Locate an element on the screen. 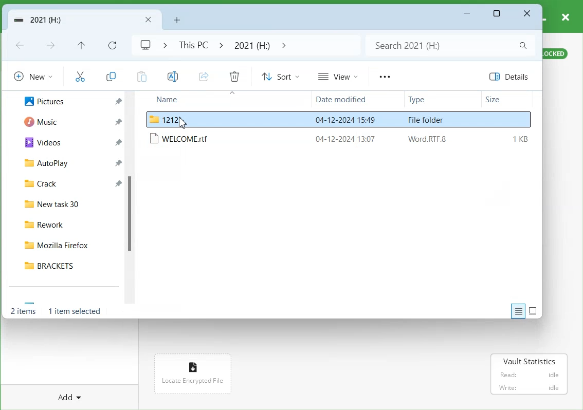 This screenshot has width=583, height=410. Paste is located at coordinates (140, 76).